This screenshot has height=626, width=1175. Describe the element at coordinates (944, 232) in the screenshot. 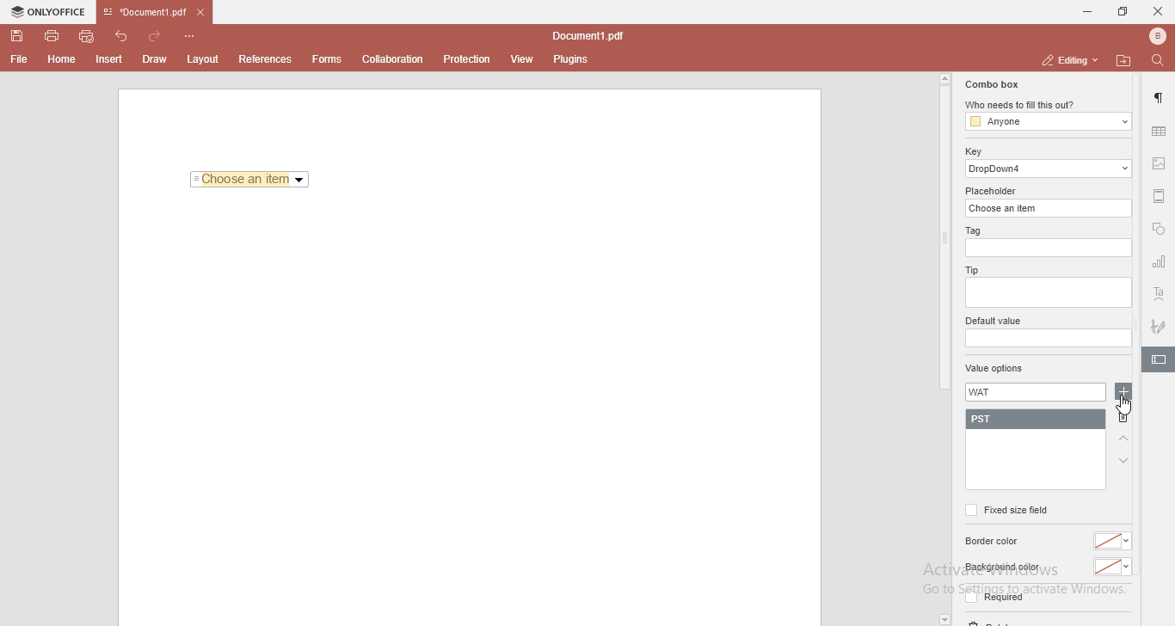

I see `scroll bar` at that location.